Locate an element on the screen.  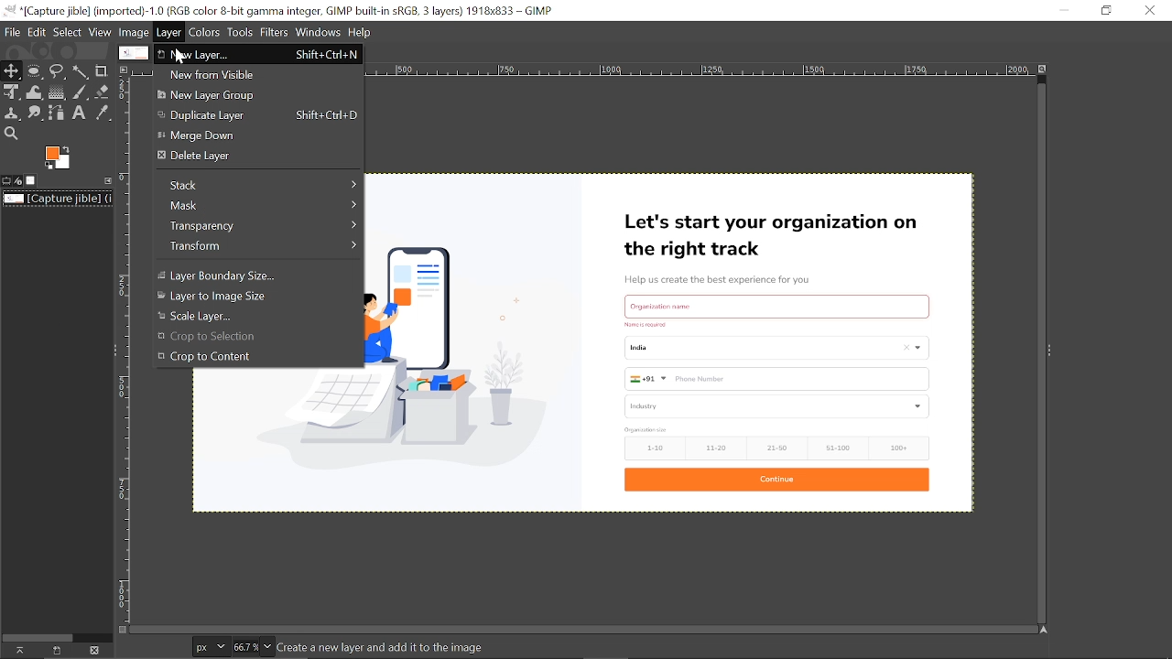
Units of the current image is located at coordinates (210, 647).